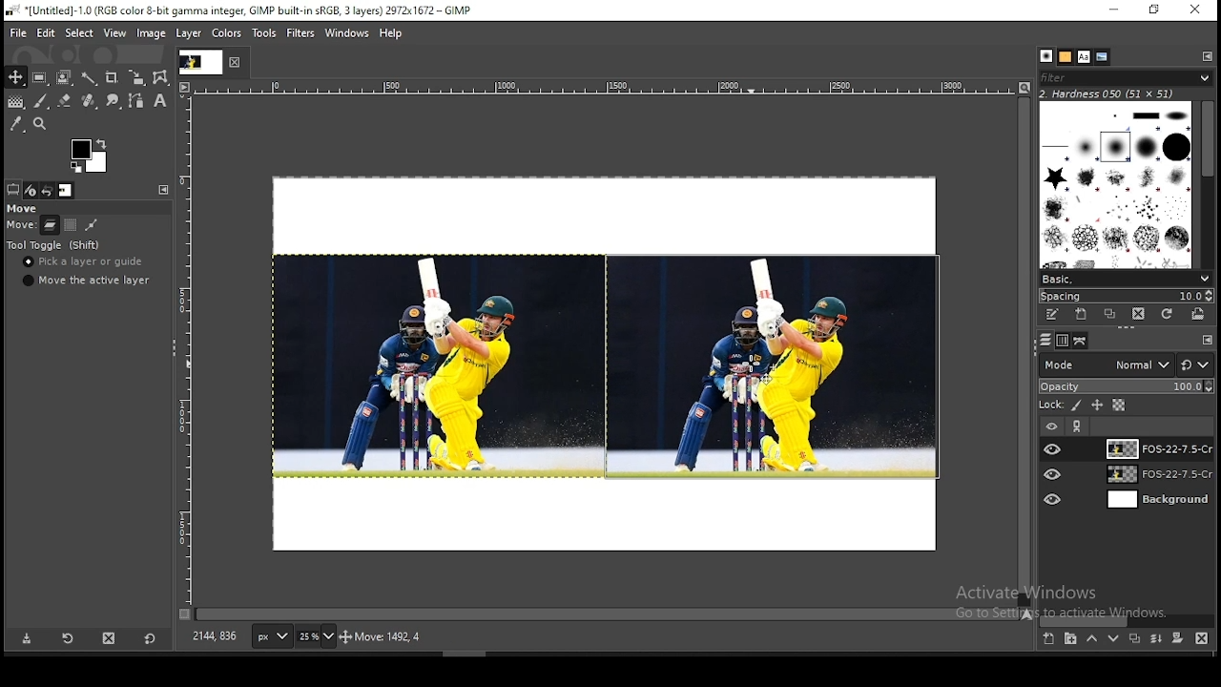 This screenshot has width=1221, height=687. Describe the element at coordinates (1081, 314) in the screenshot. I see `create a new brush` at that location.